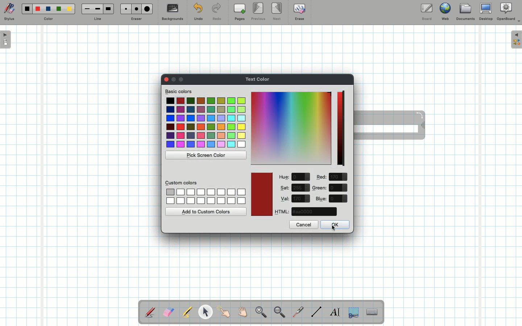 The width and height of the screenshot is (522, 326). Describe the element at coordinates (179, 91) in the screenshot. I see `Basic colors` at that location.